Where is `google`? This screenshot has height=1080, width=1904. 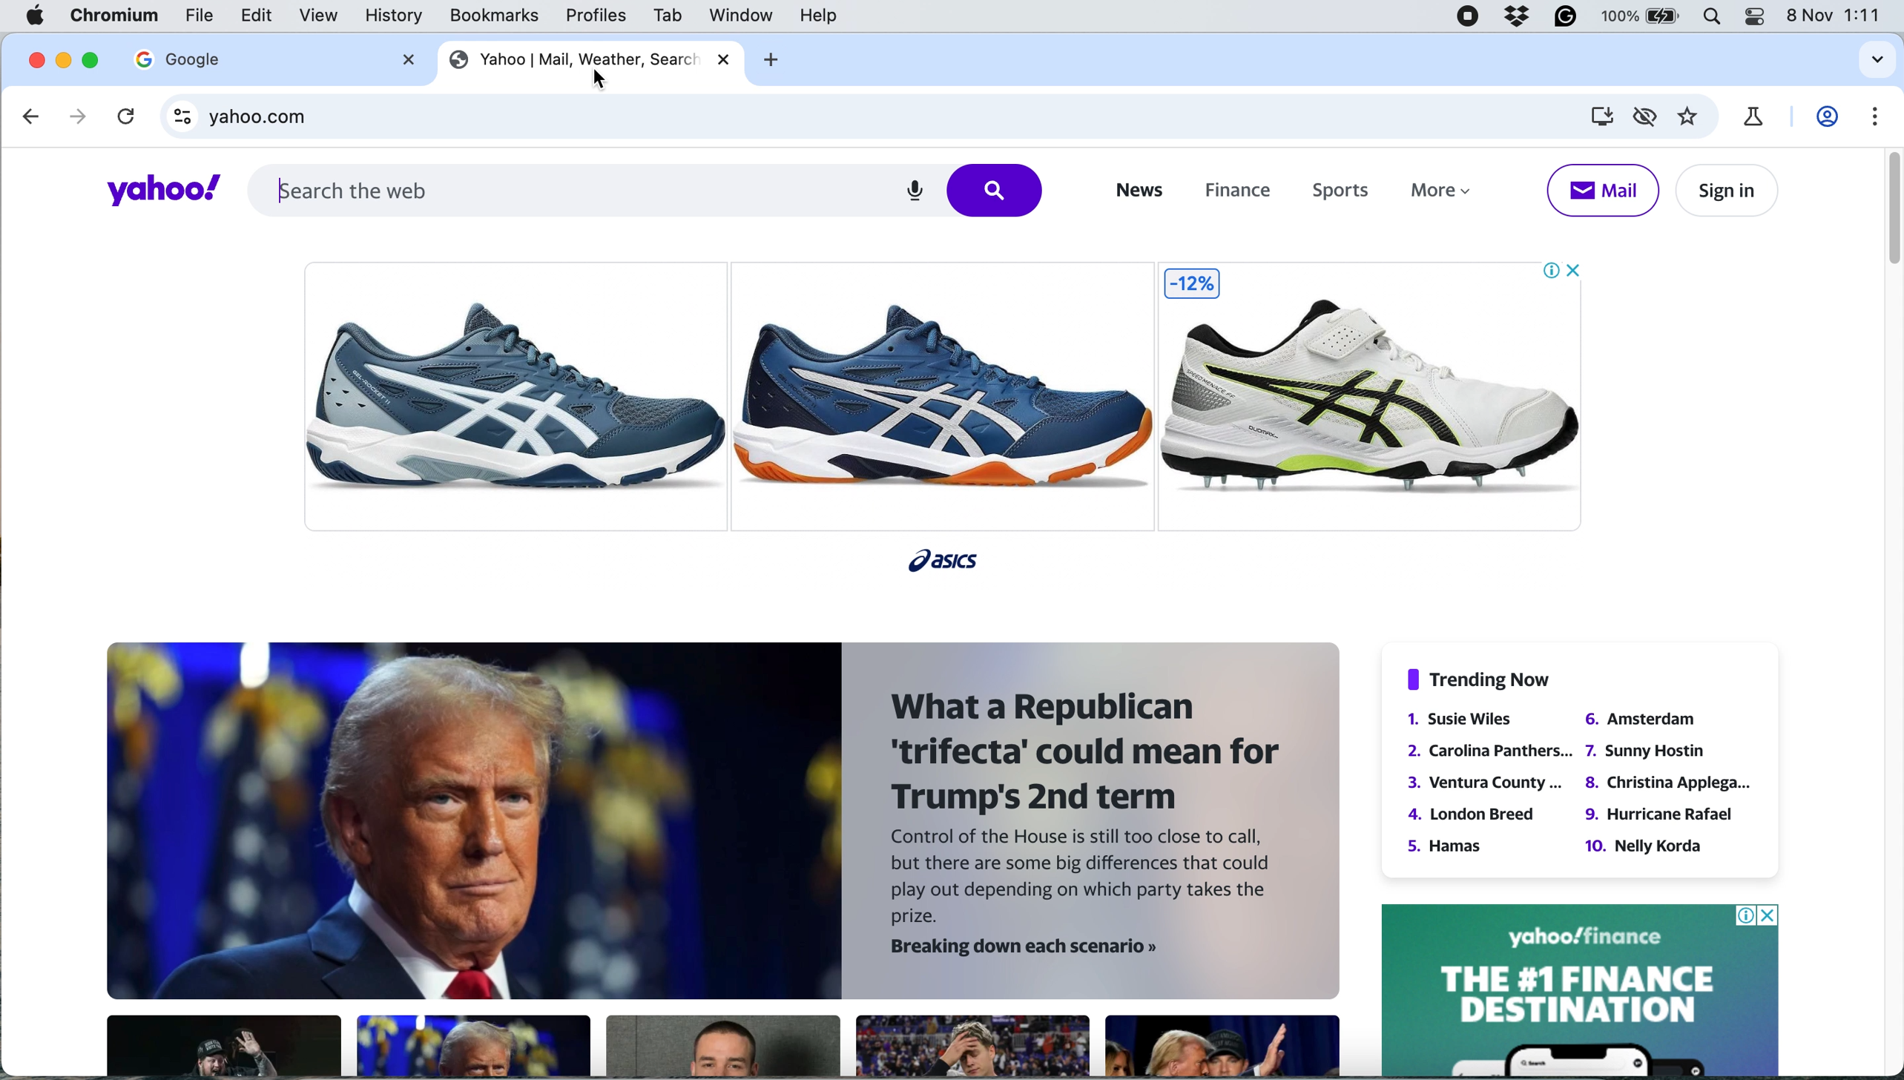 google is located at coordinates (178, 59).